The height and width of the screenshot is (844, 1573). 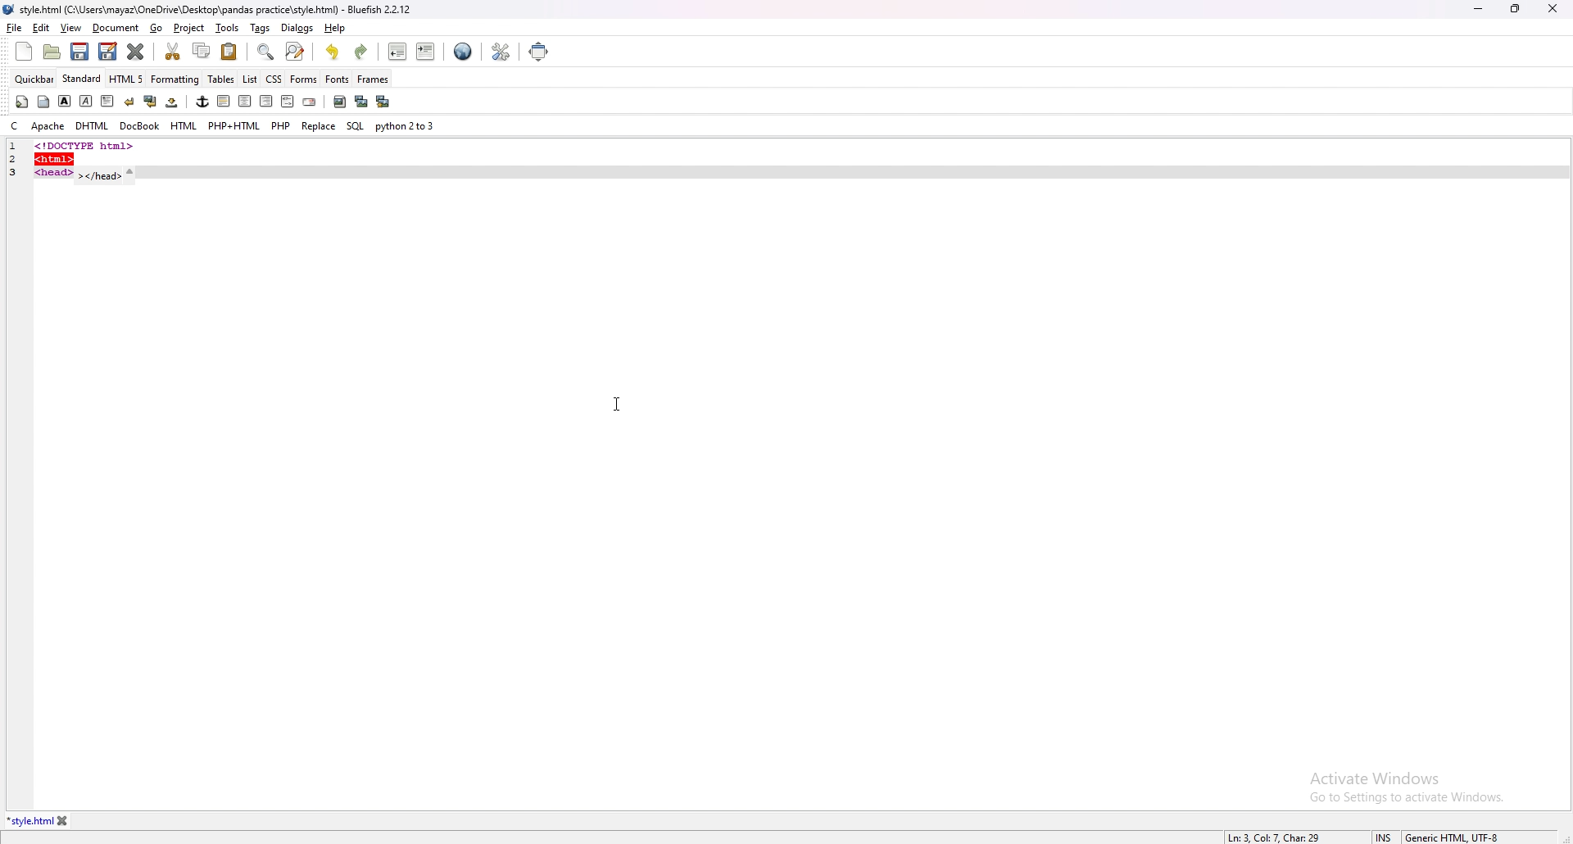 What do you see at coordinates (133, 145) in the screenshot?
I see `code` at bounding box center [133, 145].